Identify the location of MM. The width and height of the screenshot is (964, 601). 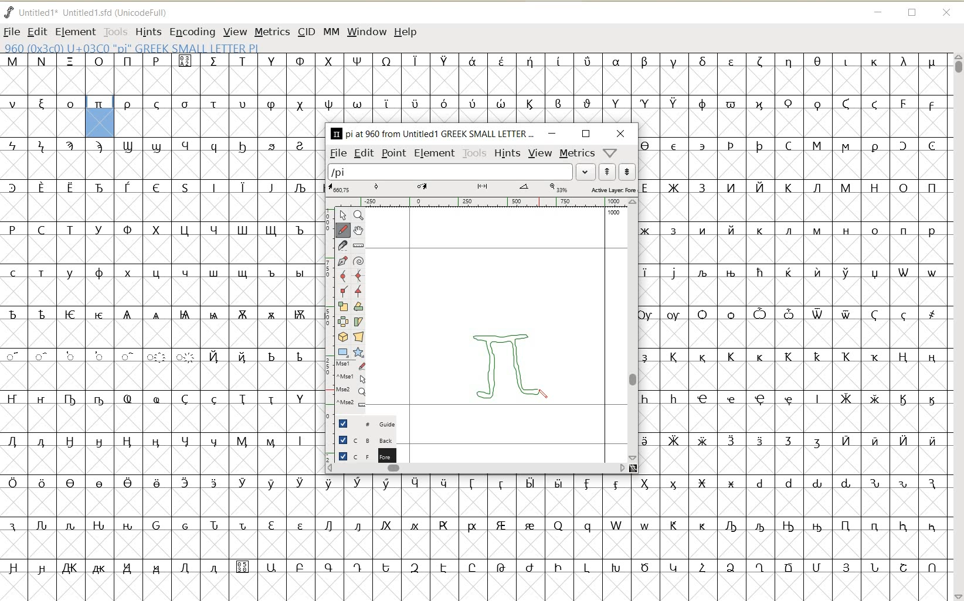
(331, 31).